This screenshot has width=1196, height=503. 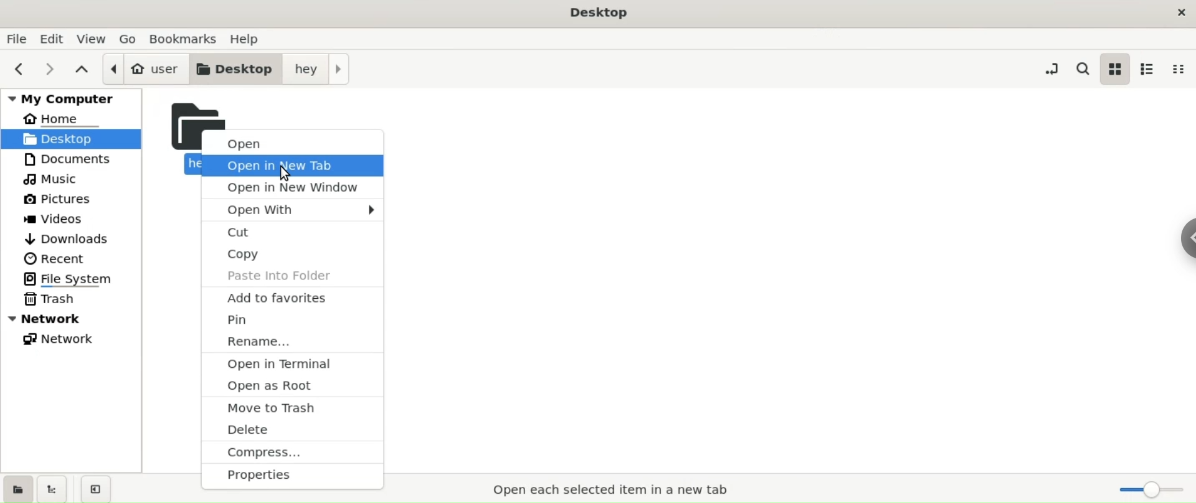 What do you see at coordinates (95, 489) in the screenshot?
I see `close sidebar` at bounding box center [95, 489].